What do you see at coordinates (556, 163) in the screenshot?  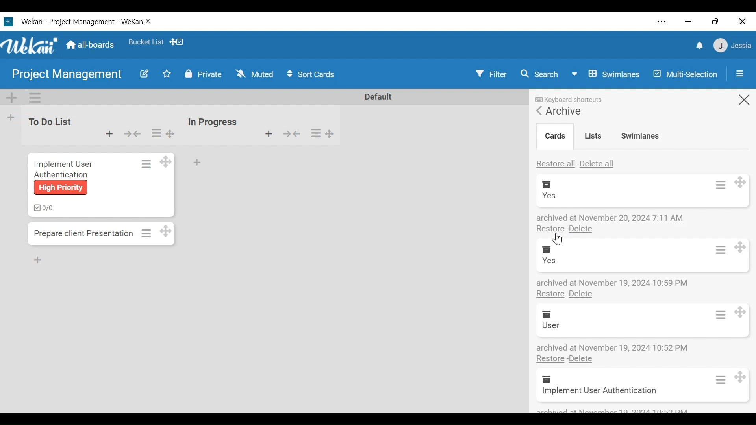 I see `Restore all` at bounding box center [556, 163].